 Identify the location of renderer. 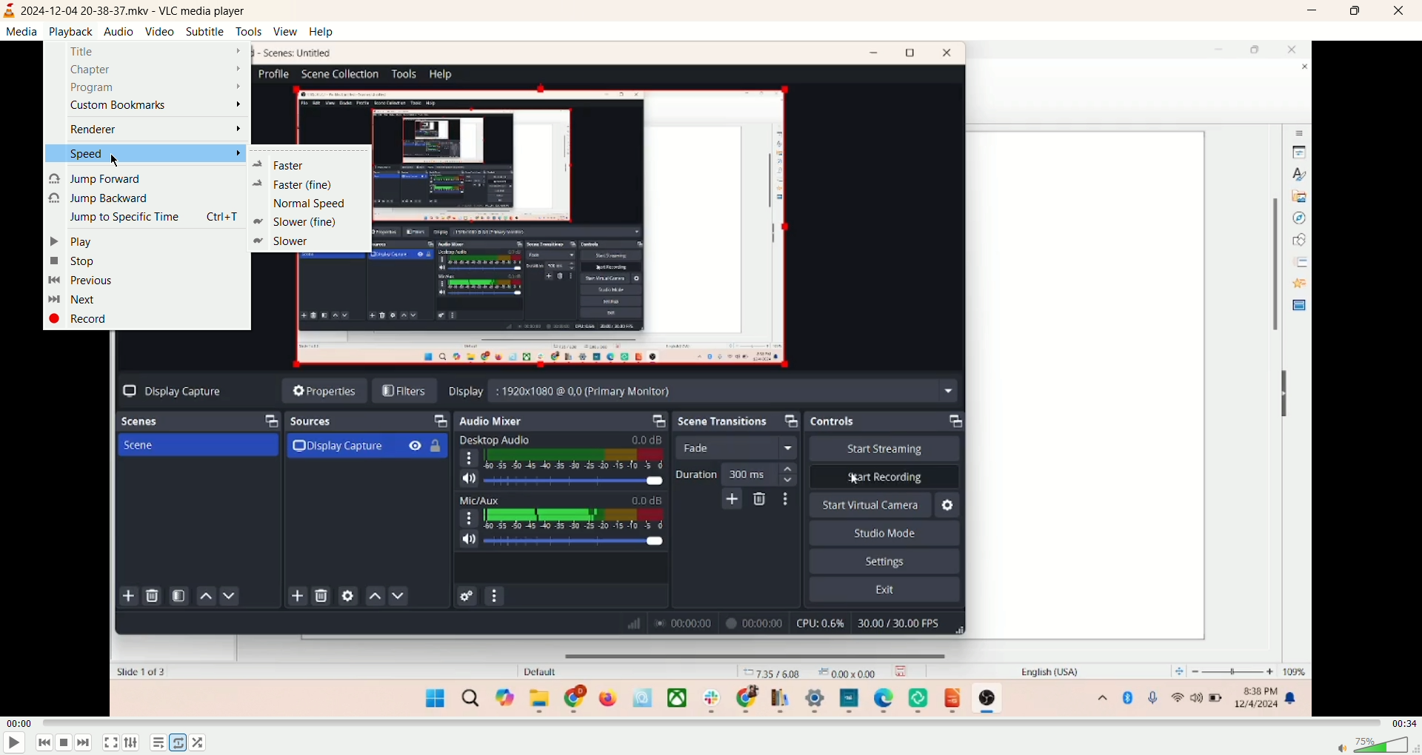
(157, 131).